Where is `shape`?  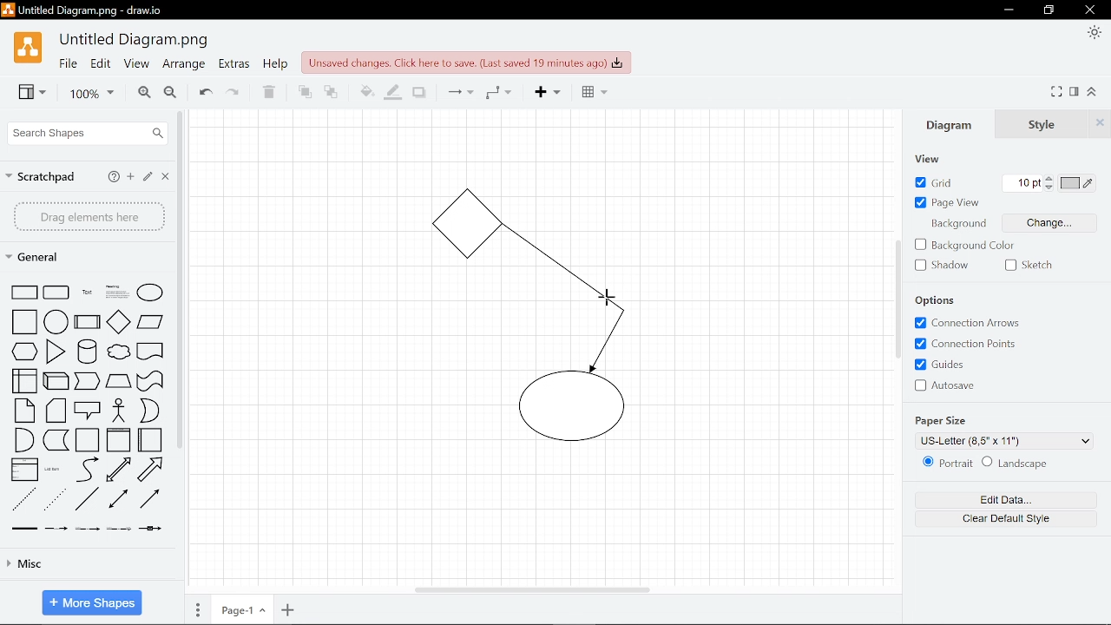
shape is located at coordinates (89, 410).